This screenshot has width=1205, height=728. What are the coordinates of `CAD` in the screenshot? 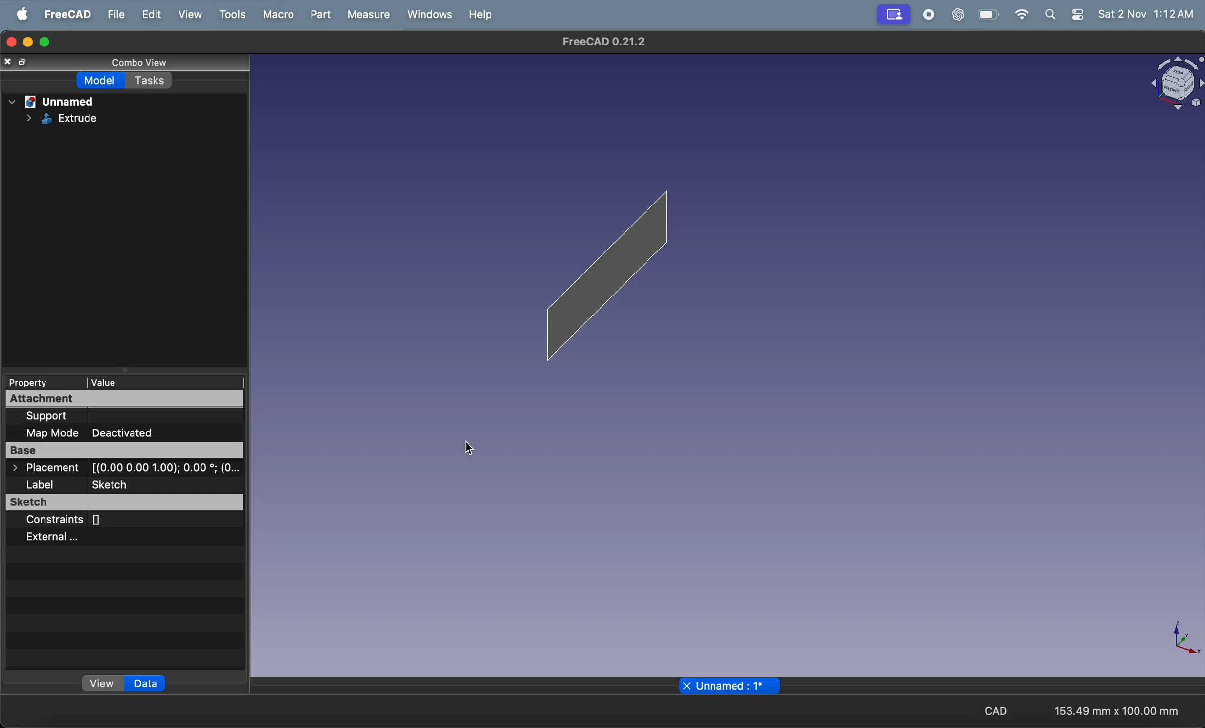 It's located at (997, 711).